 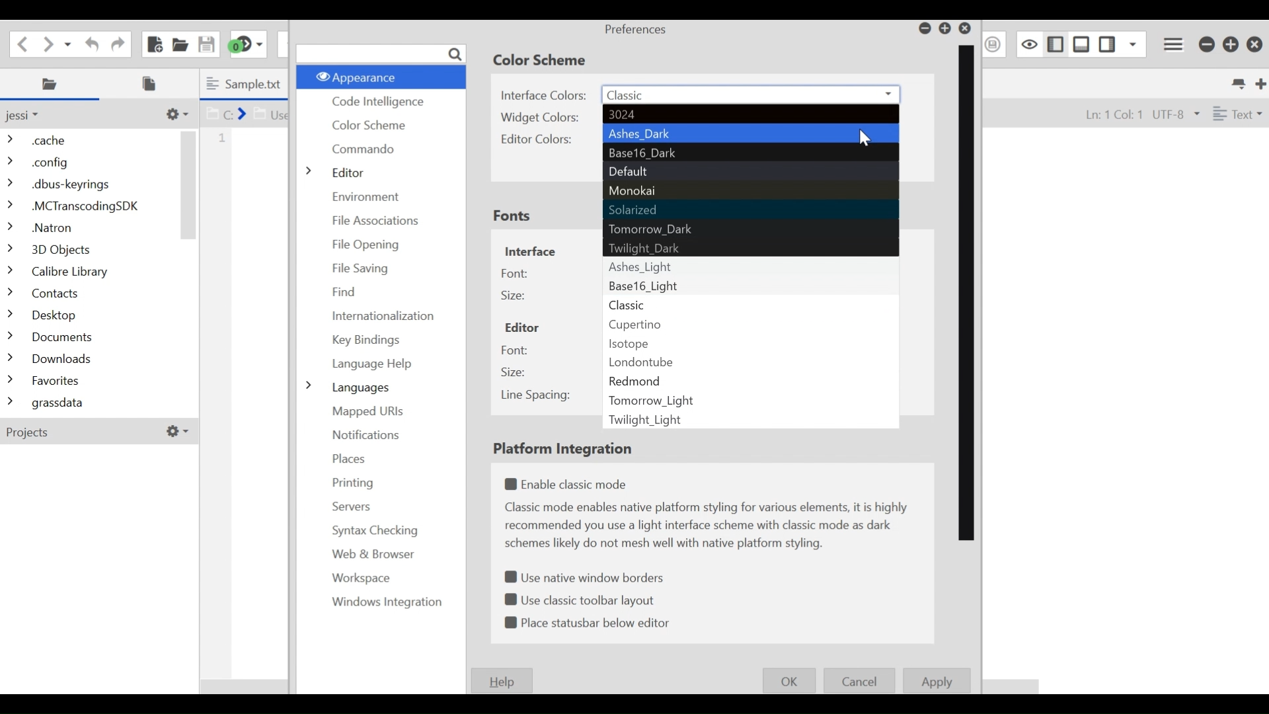 I want to click on classic, so click(x=749, y=303).